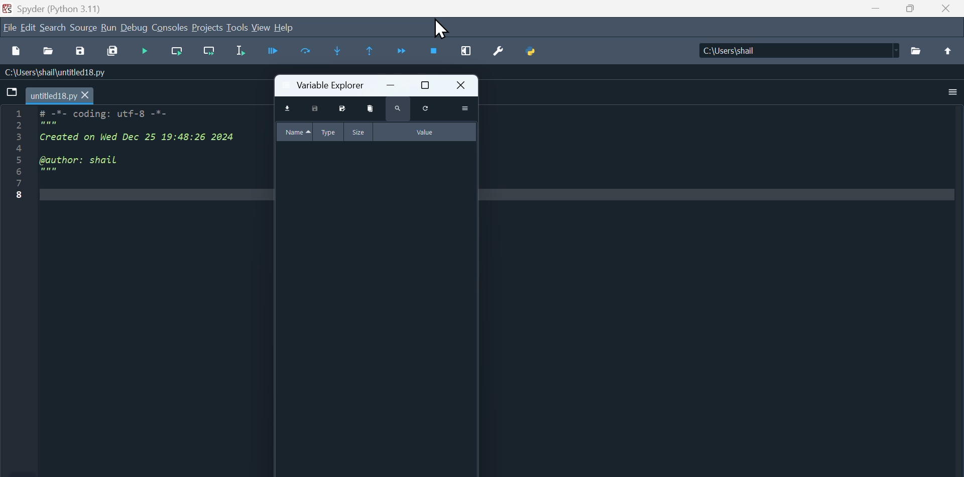  I want to click on Cursor, so click(444, 31).